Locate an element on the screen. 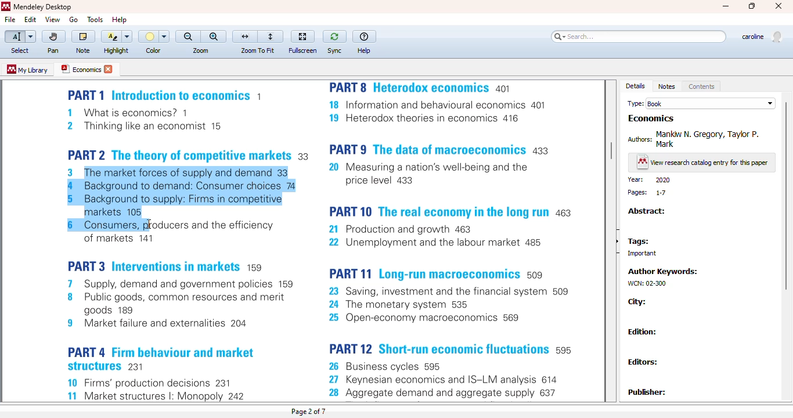 The height and width of the screenshot is (418, 793). note is located at coordinates (83, 51).